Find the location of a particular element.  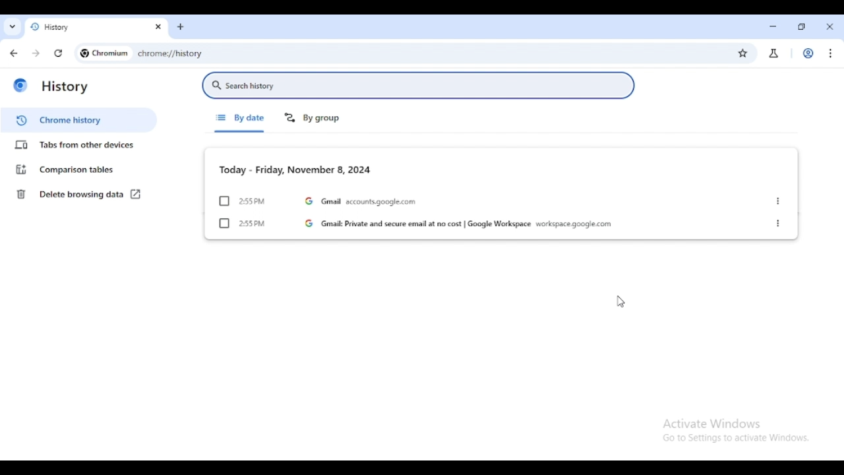

delete browsing history is located at coordinates (68, 194).